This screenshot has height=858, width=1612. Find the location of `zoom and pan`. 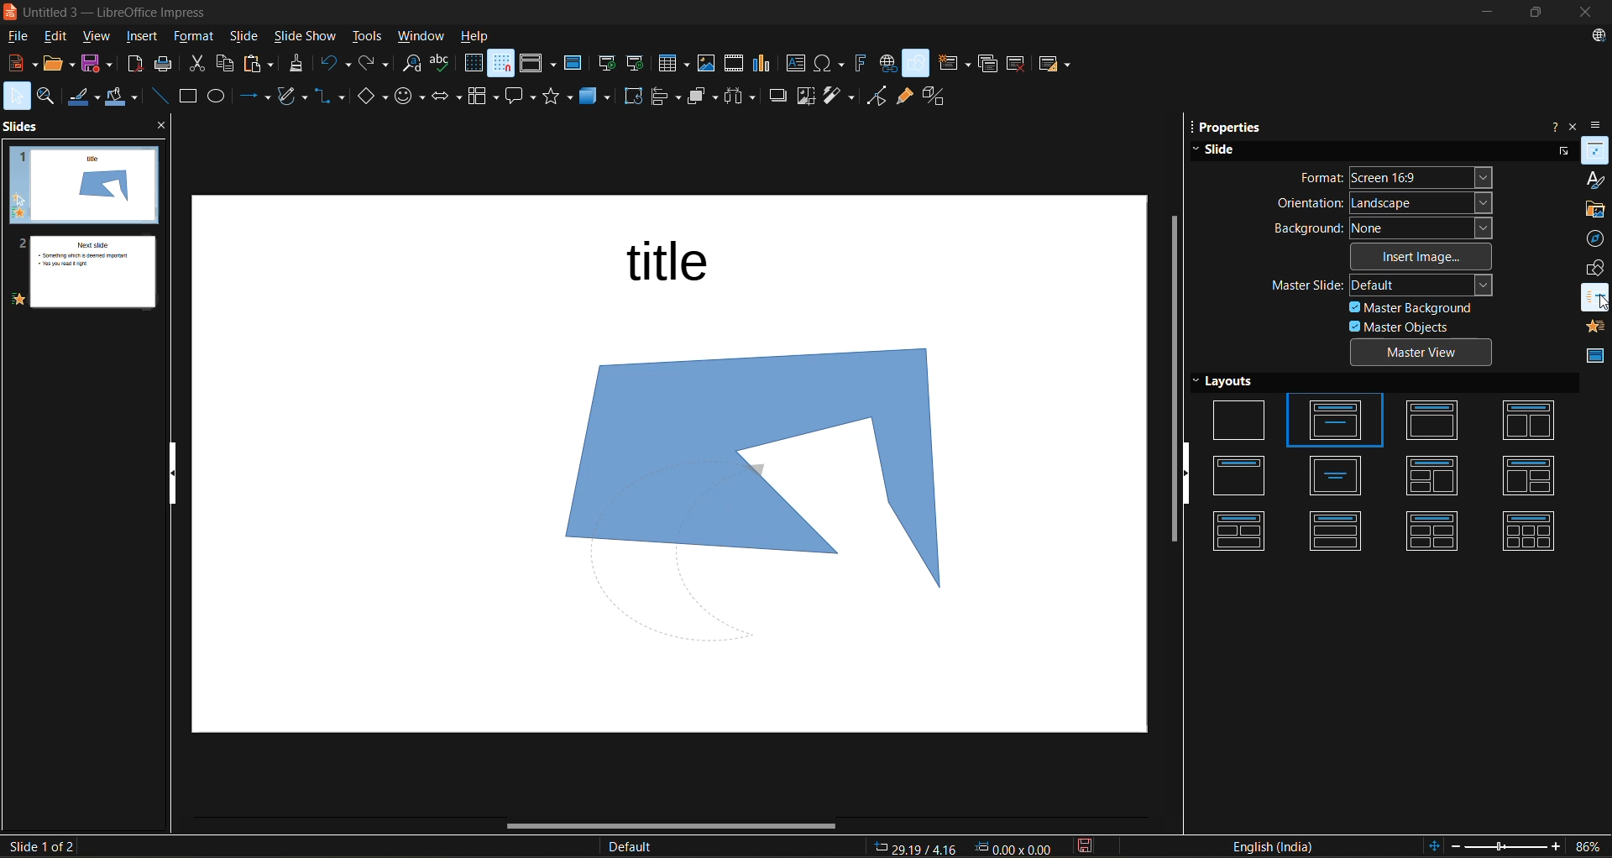

zoom and pan is located at coordinates (50, 97).